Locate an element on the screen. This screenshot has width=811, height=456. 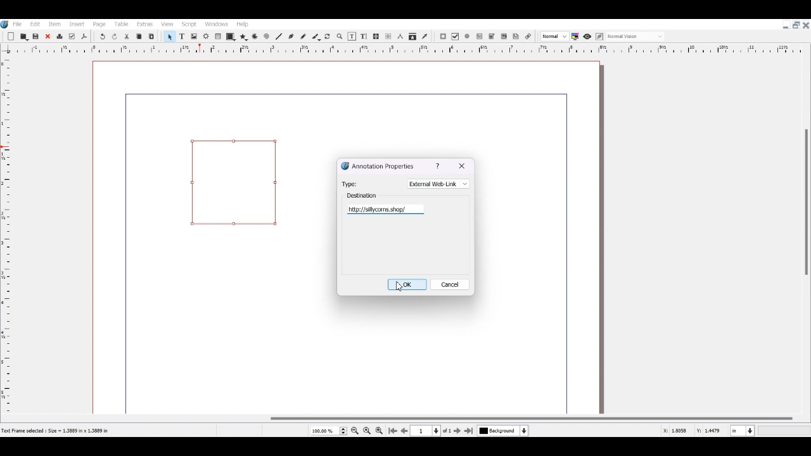
Save as PDF is located at coordinates (84, 37).